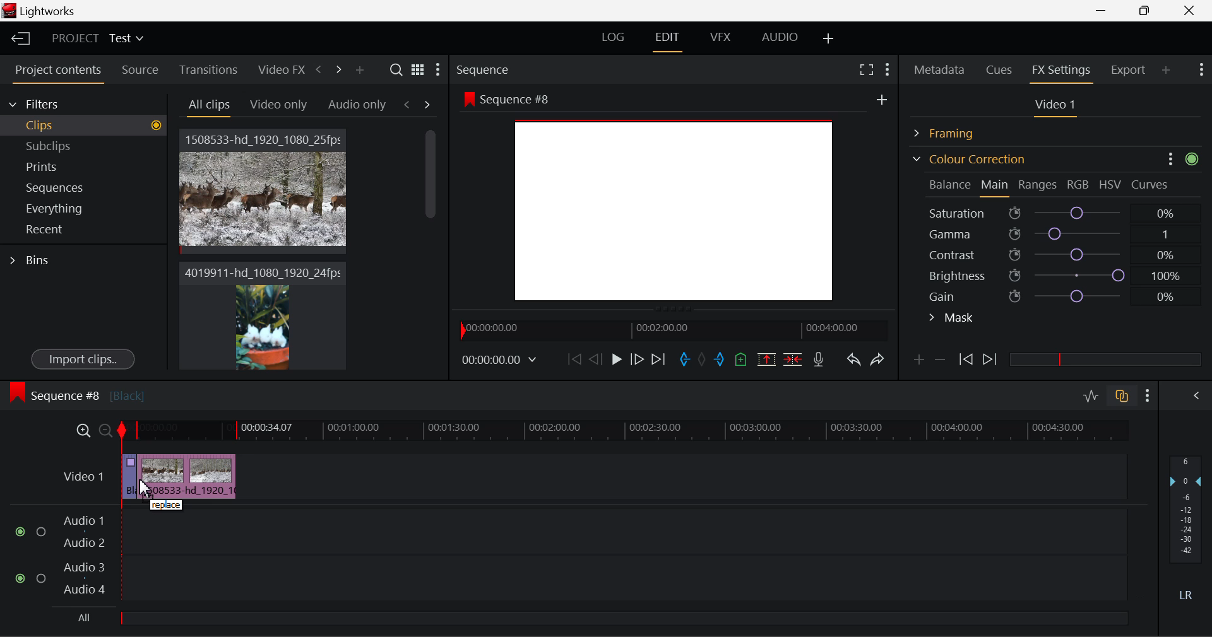  Describe the element at coordinates (105, 430) in the screenshot. I see `Timeline Zoom Out` at that location.